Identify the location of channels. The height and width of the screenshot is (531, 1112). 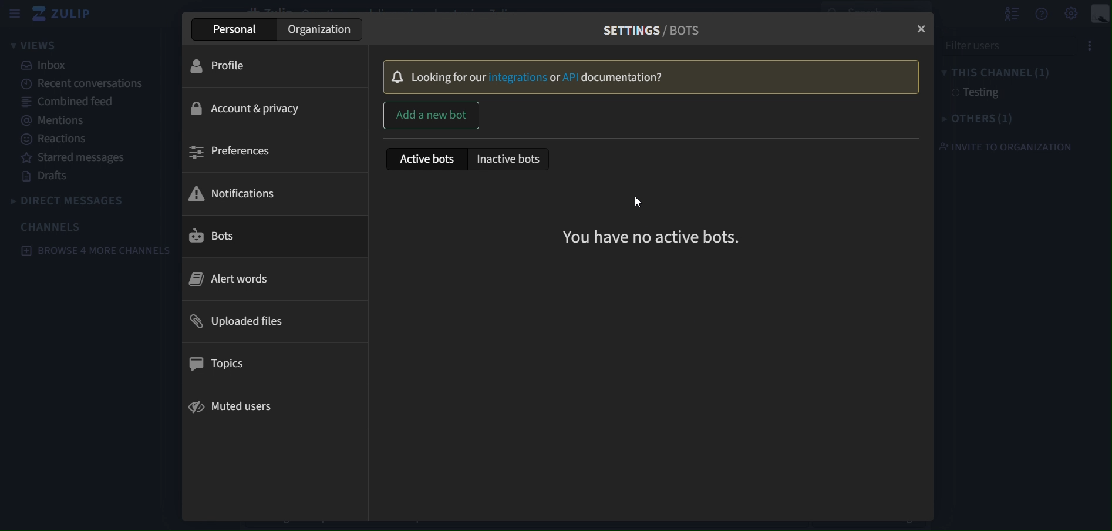
(52, 226).